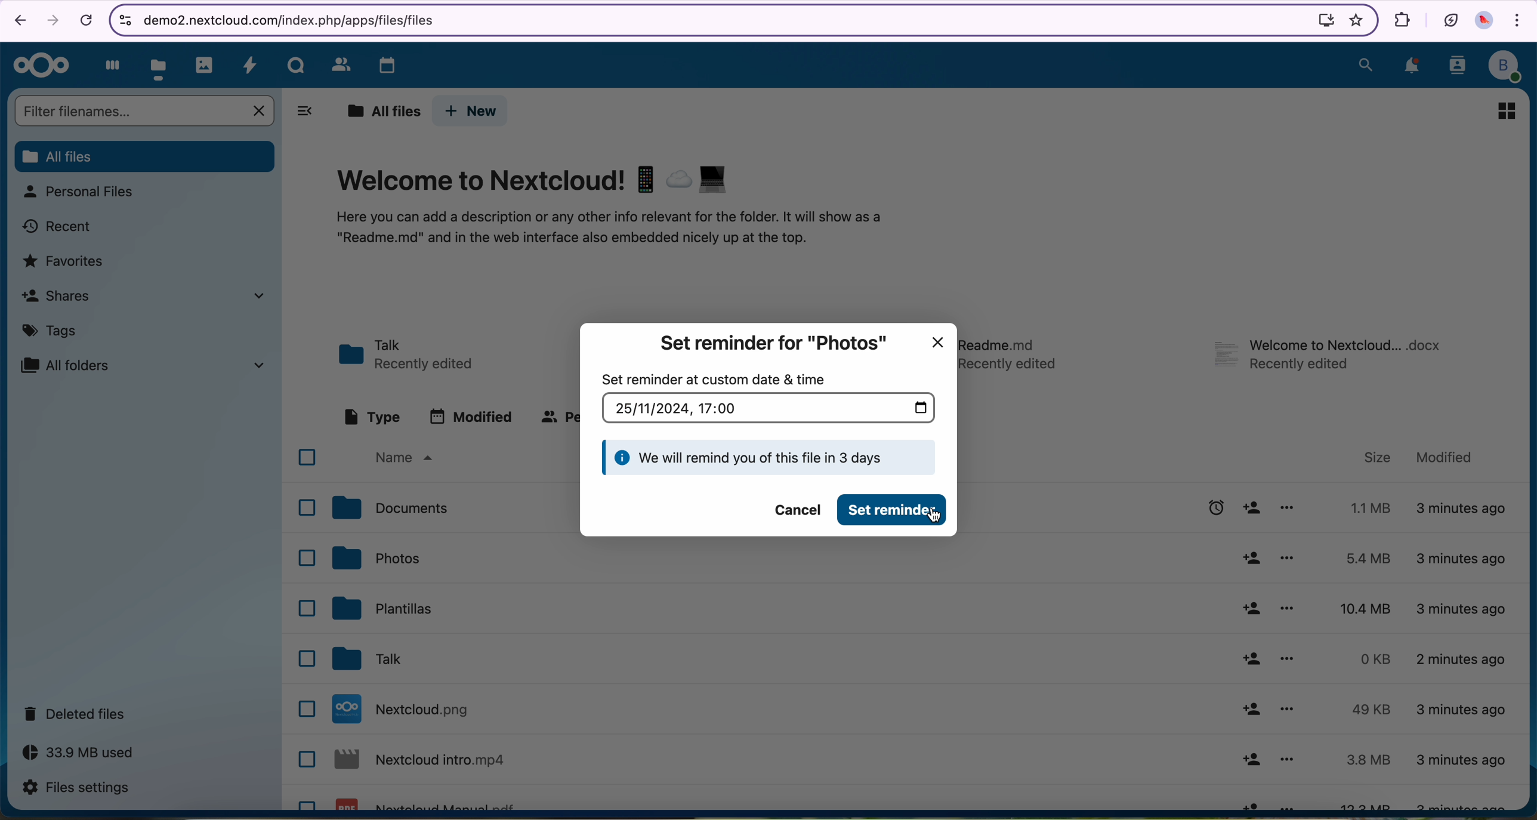 The height and width of the screenshot is (820, 1537). I want to click on navigate foward, so click(52, 21).